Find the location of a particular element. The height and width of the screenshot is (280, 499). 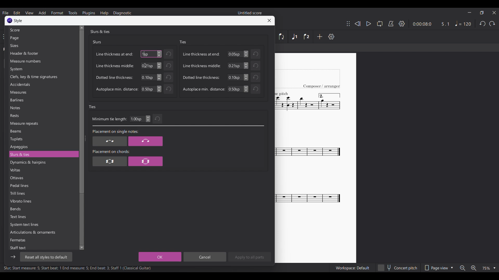

Undo is located at coordinates (168, 89).